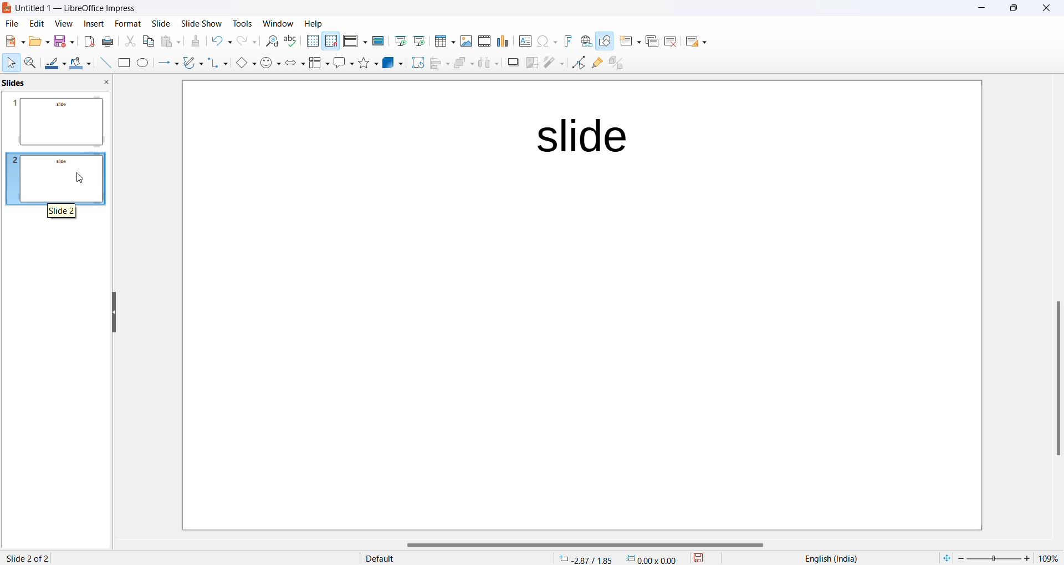 The image size is (1064, 565). What do you see at coordinates (191, 63) in the screenshot?
I see `curve and polygons` at bounding box center [191, 63].